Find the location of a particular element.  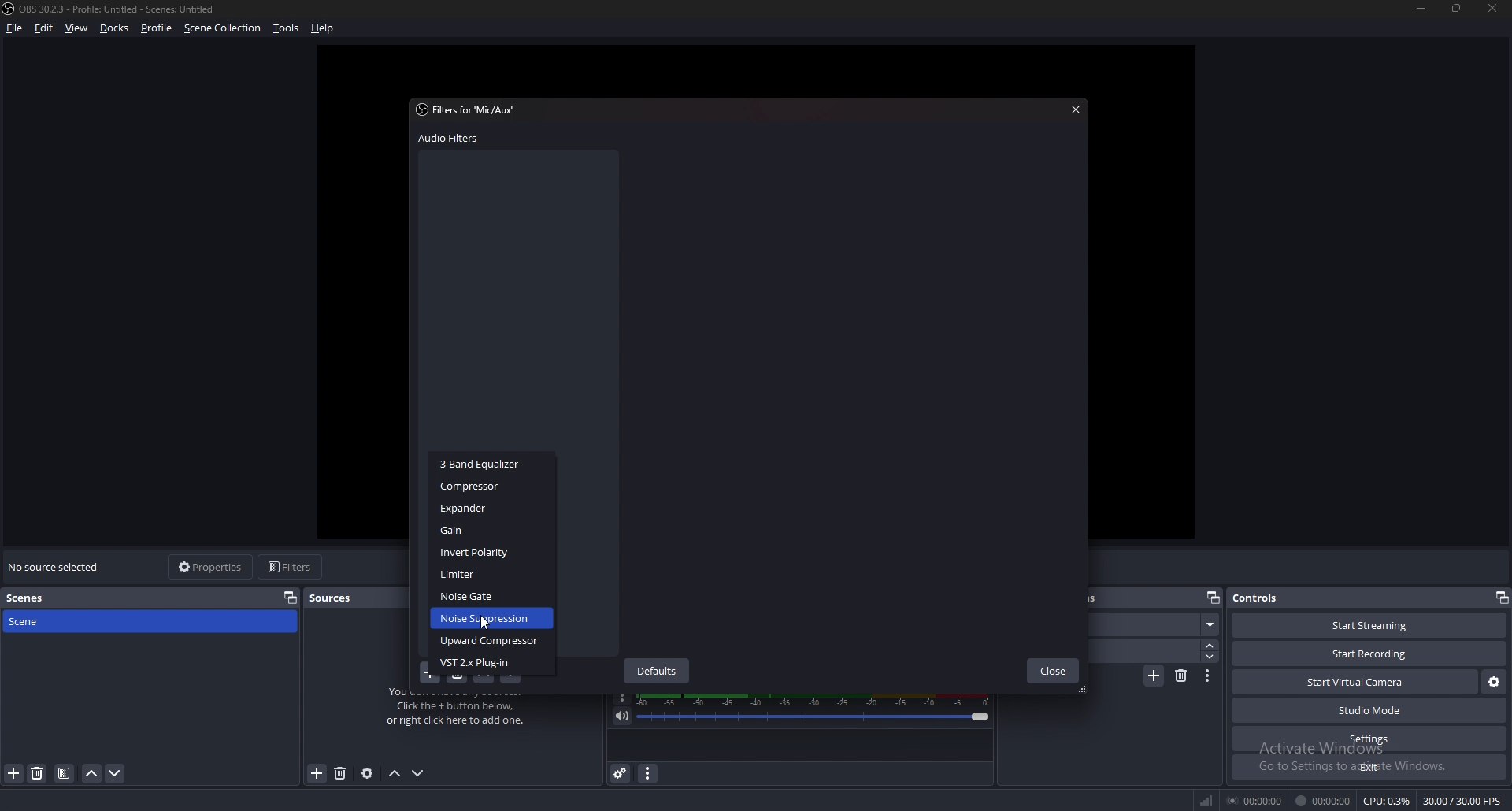

You don't have any sources.
Click the + button below,
or right click here to add one. is located at coordinates (462, 713).